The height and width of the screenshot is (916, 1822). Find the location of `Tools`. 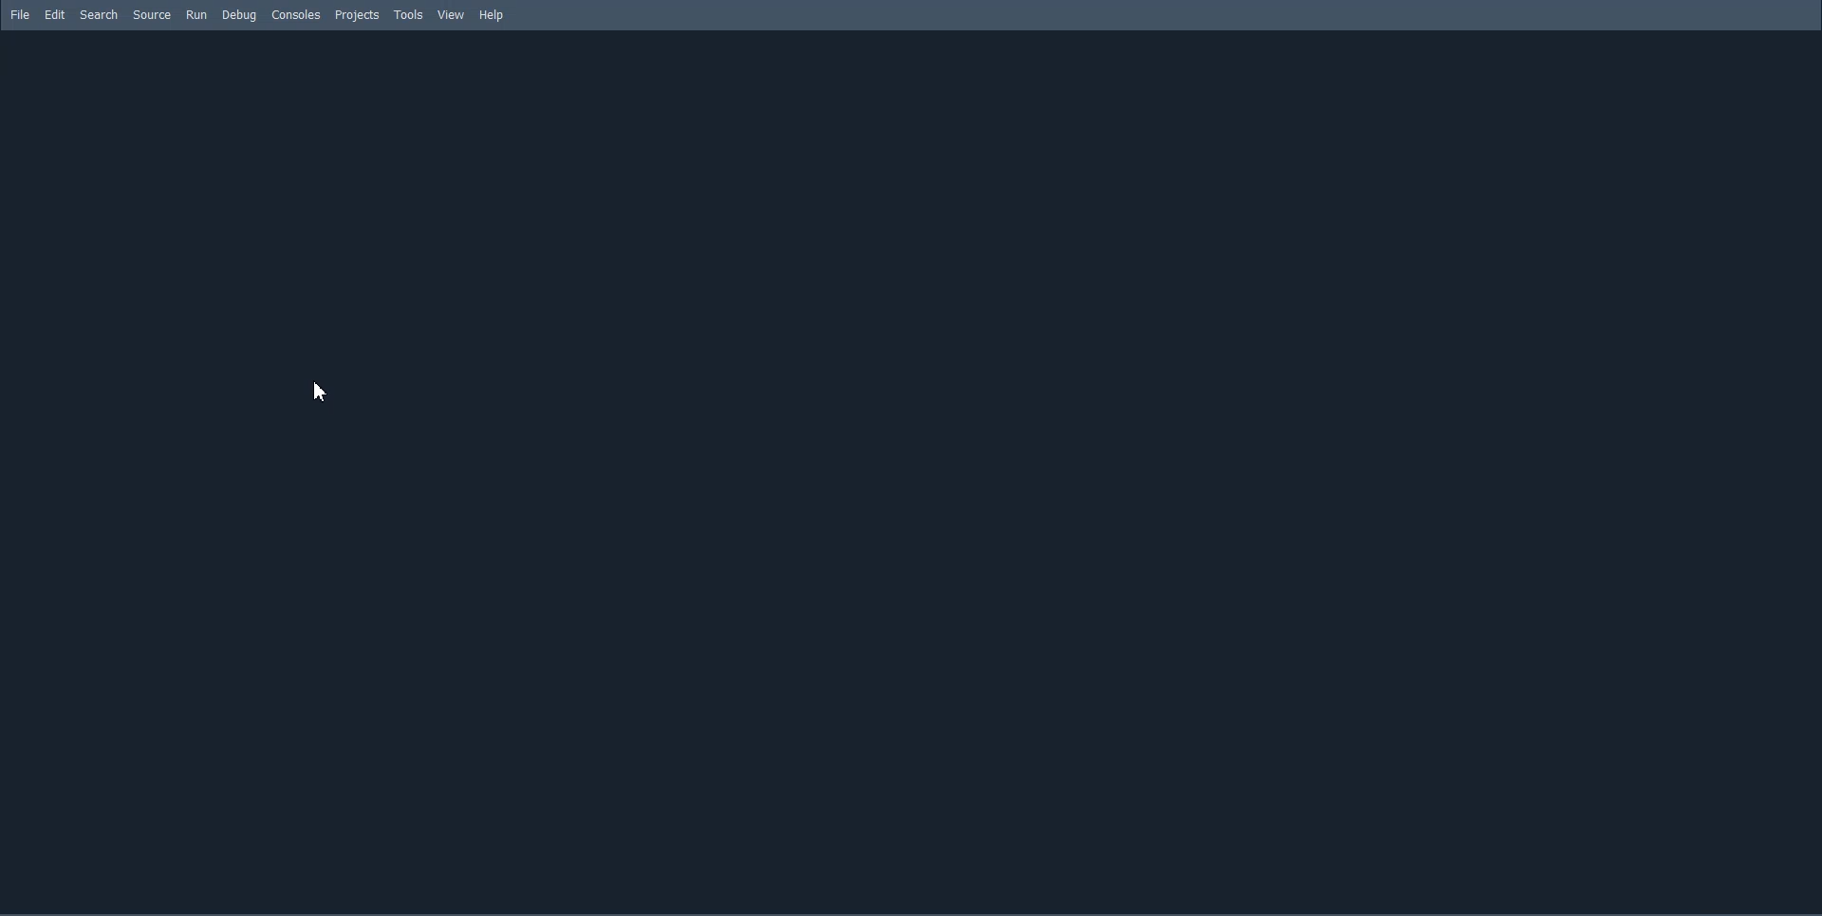

Tools is located at coordinates (408, 14).